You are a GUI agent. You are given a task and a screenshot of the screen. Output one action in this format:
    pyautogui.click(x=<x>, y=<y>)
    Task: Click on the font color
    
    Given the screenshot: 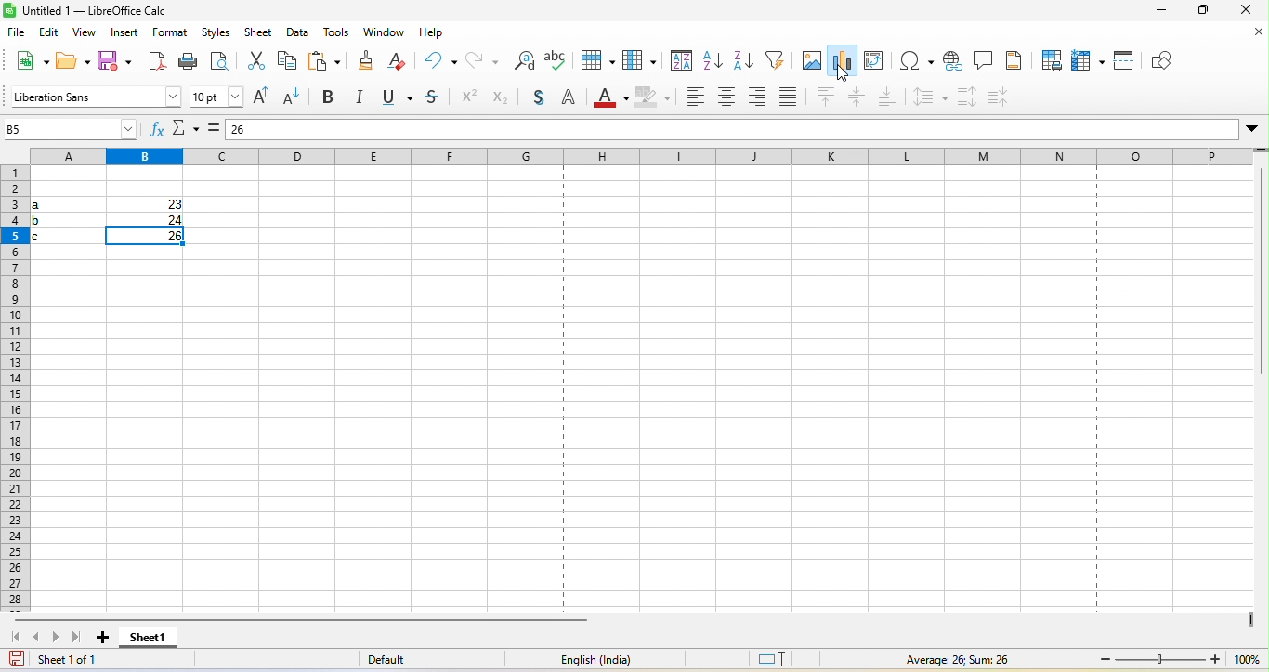 What is the action you would take?
    pyautogui.click(x=607, y=98)
    